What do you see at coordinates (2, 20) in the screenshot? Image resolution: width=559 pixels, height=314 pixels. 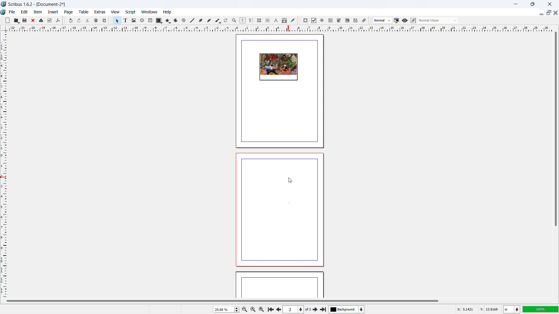 I see `move toolbox` at bounding box center [2, 20].